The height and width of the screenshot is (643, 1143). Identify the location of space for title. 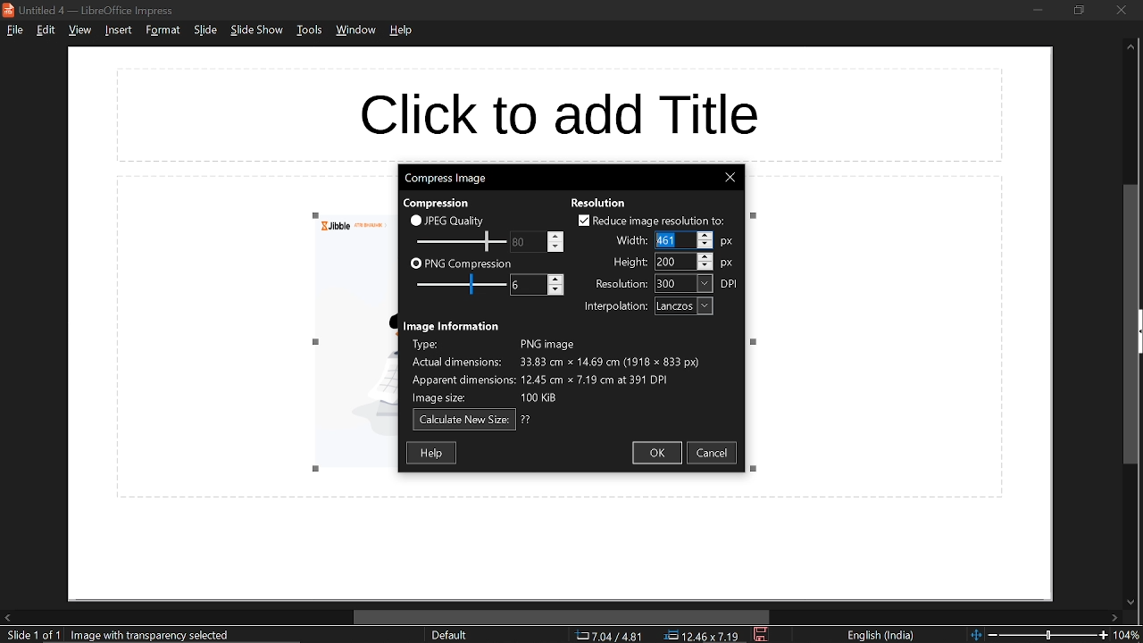
(577, 109).